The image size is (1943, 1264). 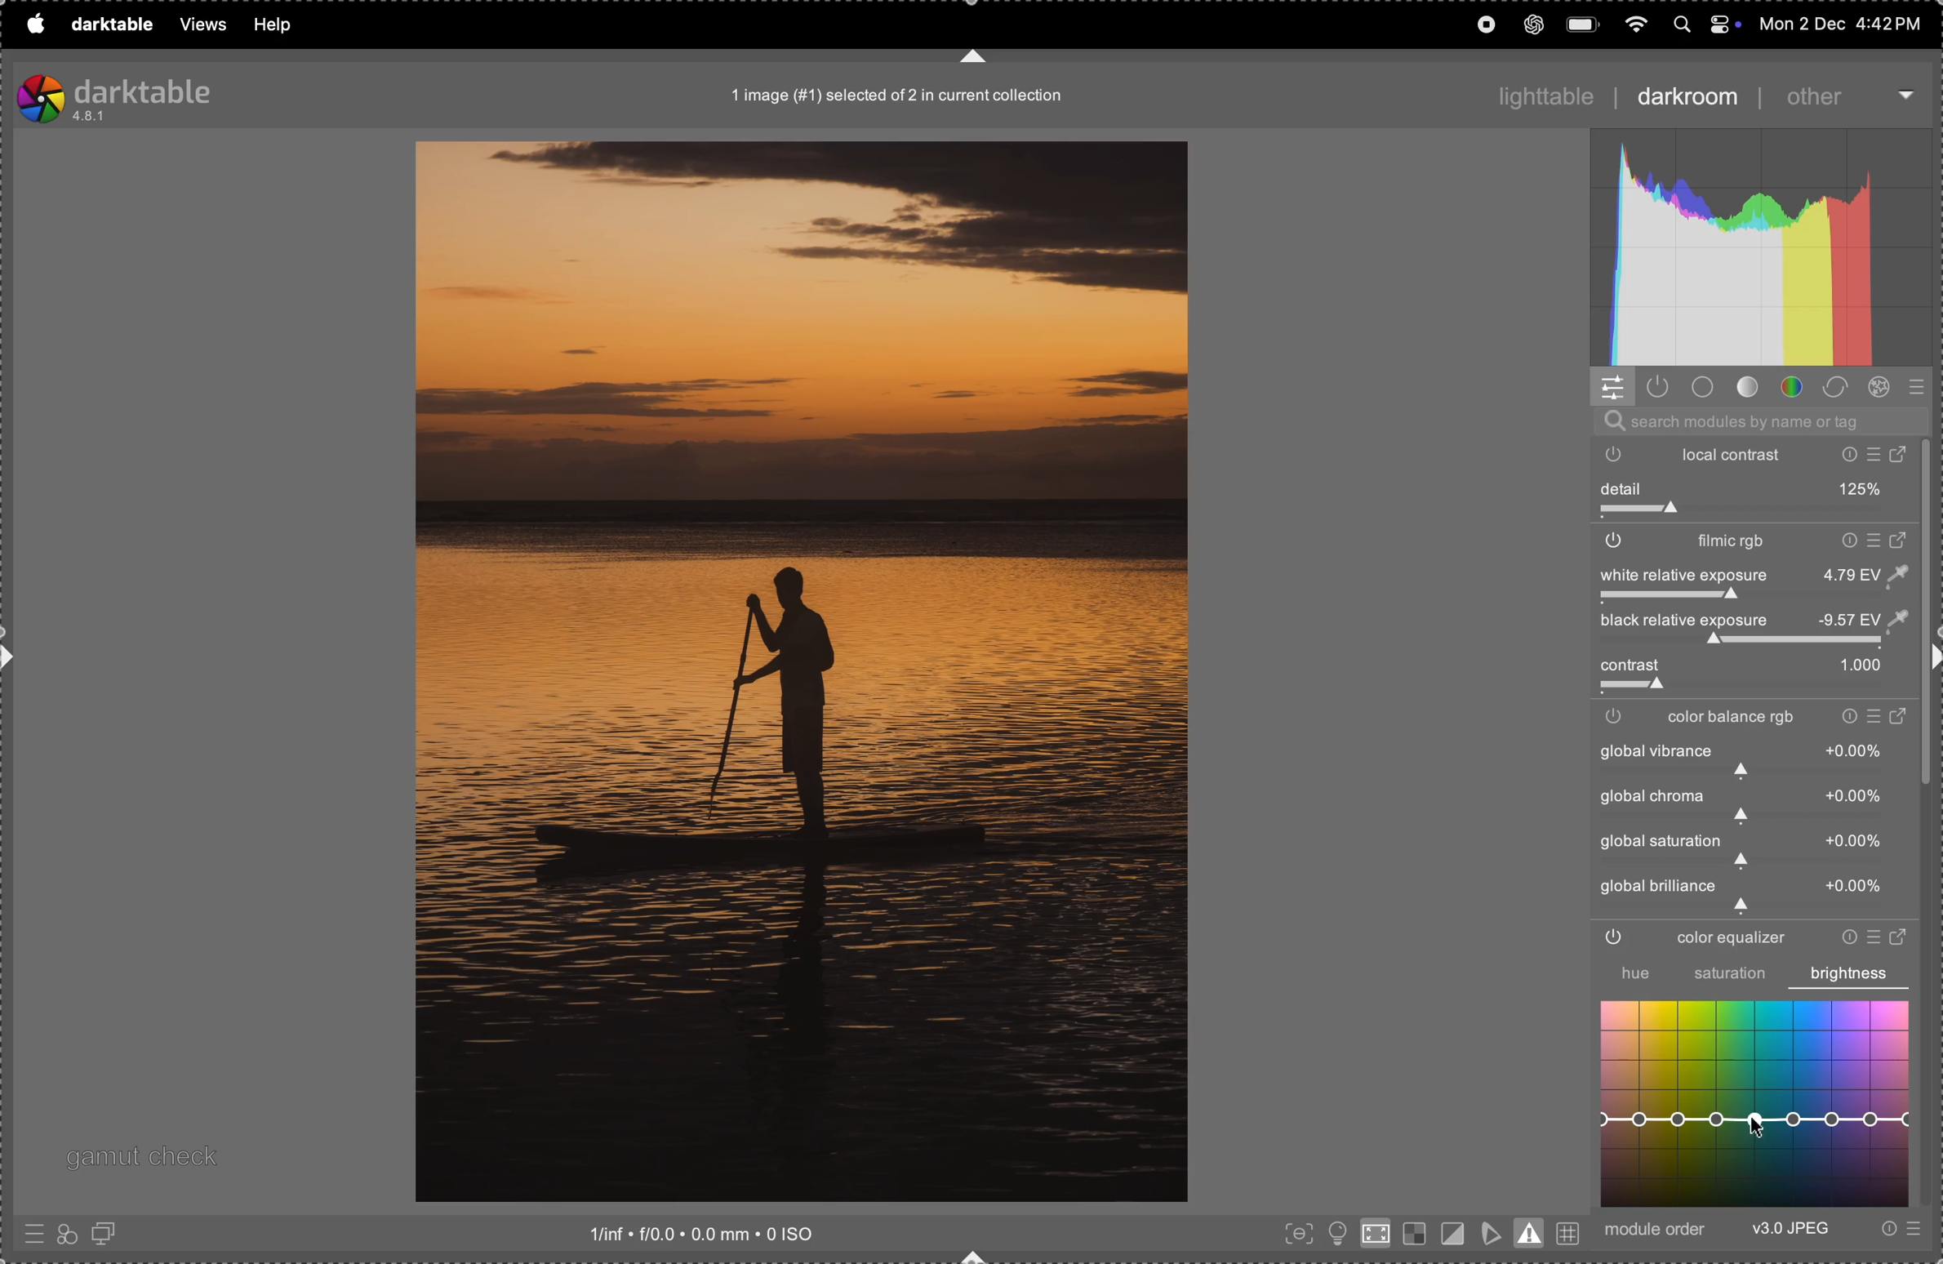 I want to click on filmic rgb, so click(x=1753, y=543).